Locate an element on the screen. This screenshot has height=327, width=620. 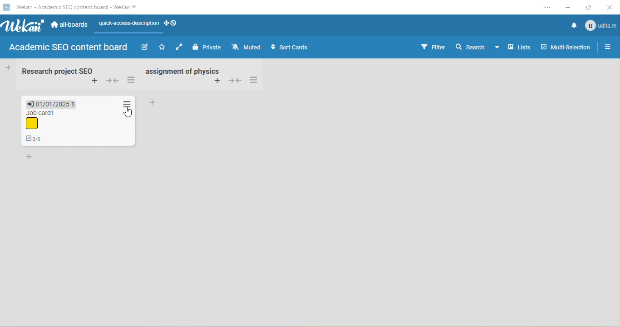
cursor is located at coordinates (129, 113).